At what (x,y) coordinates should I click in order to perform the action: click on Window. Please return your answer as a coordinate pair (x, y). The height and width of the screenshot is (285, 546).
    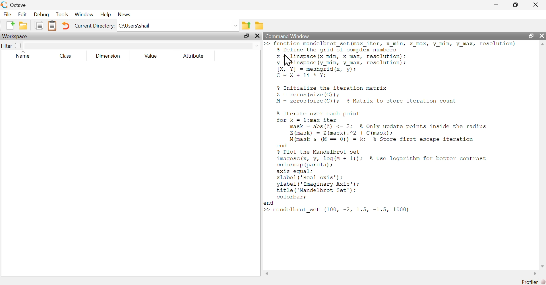
    Looking at the image, I should click on (83, 15).